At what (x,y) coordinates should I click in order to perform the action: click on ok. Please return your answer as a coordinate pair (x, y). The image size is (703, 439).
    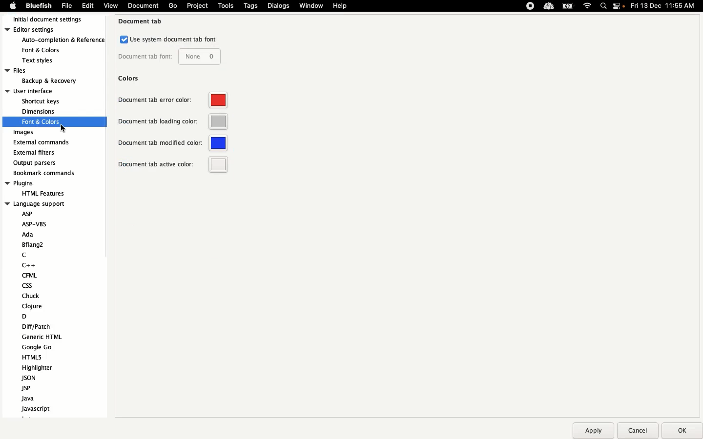
    Looking at the image, I should click on (681, 430).